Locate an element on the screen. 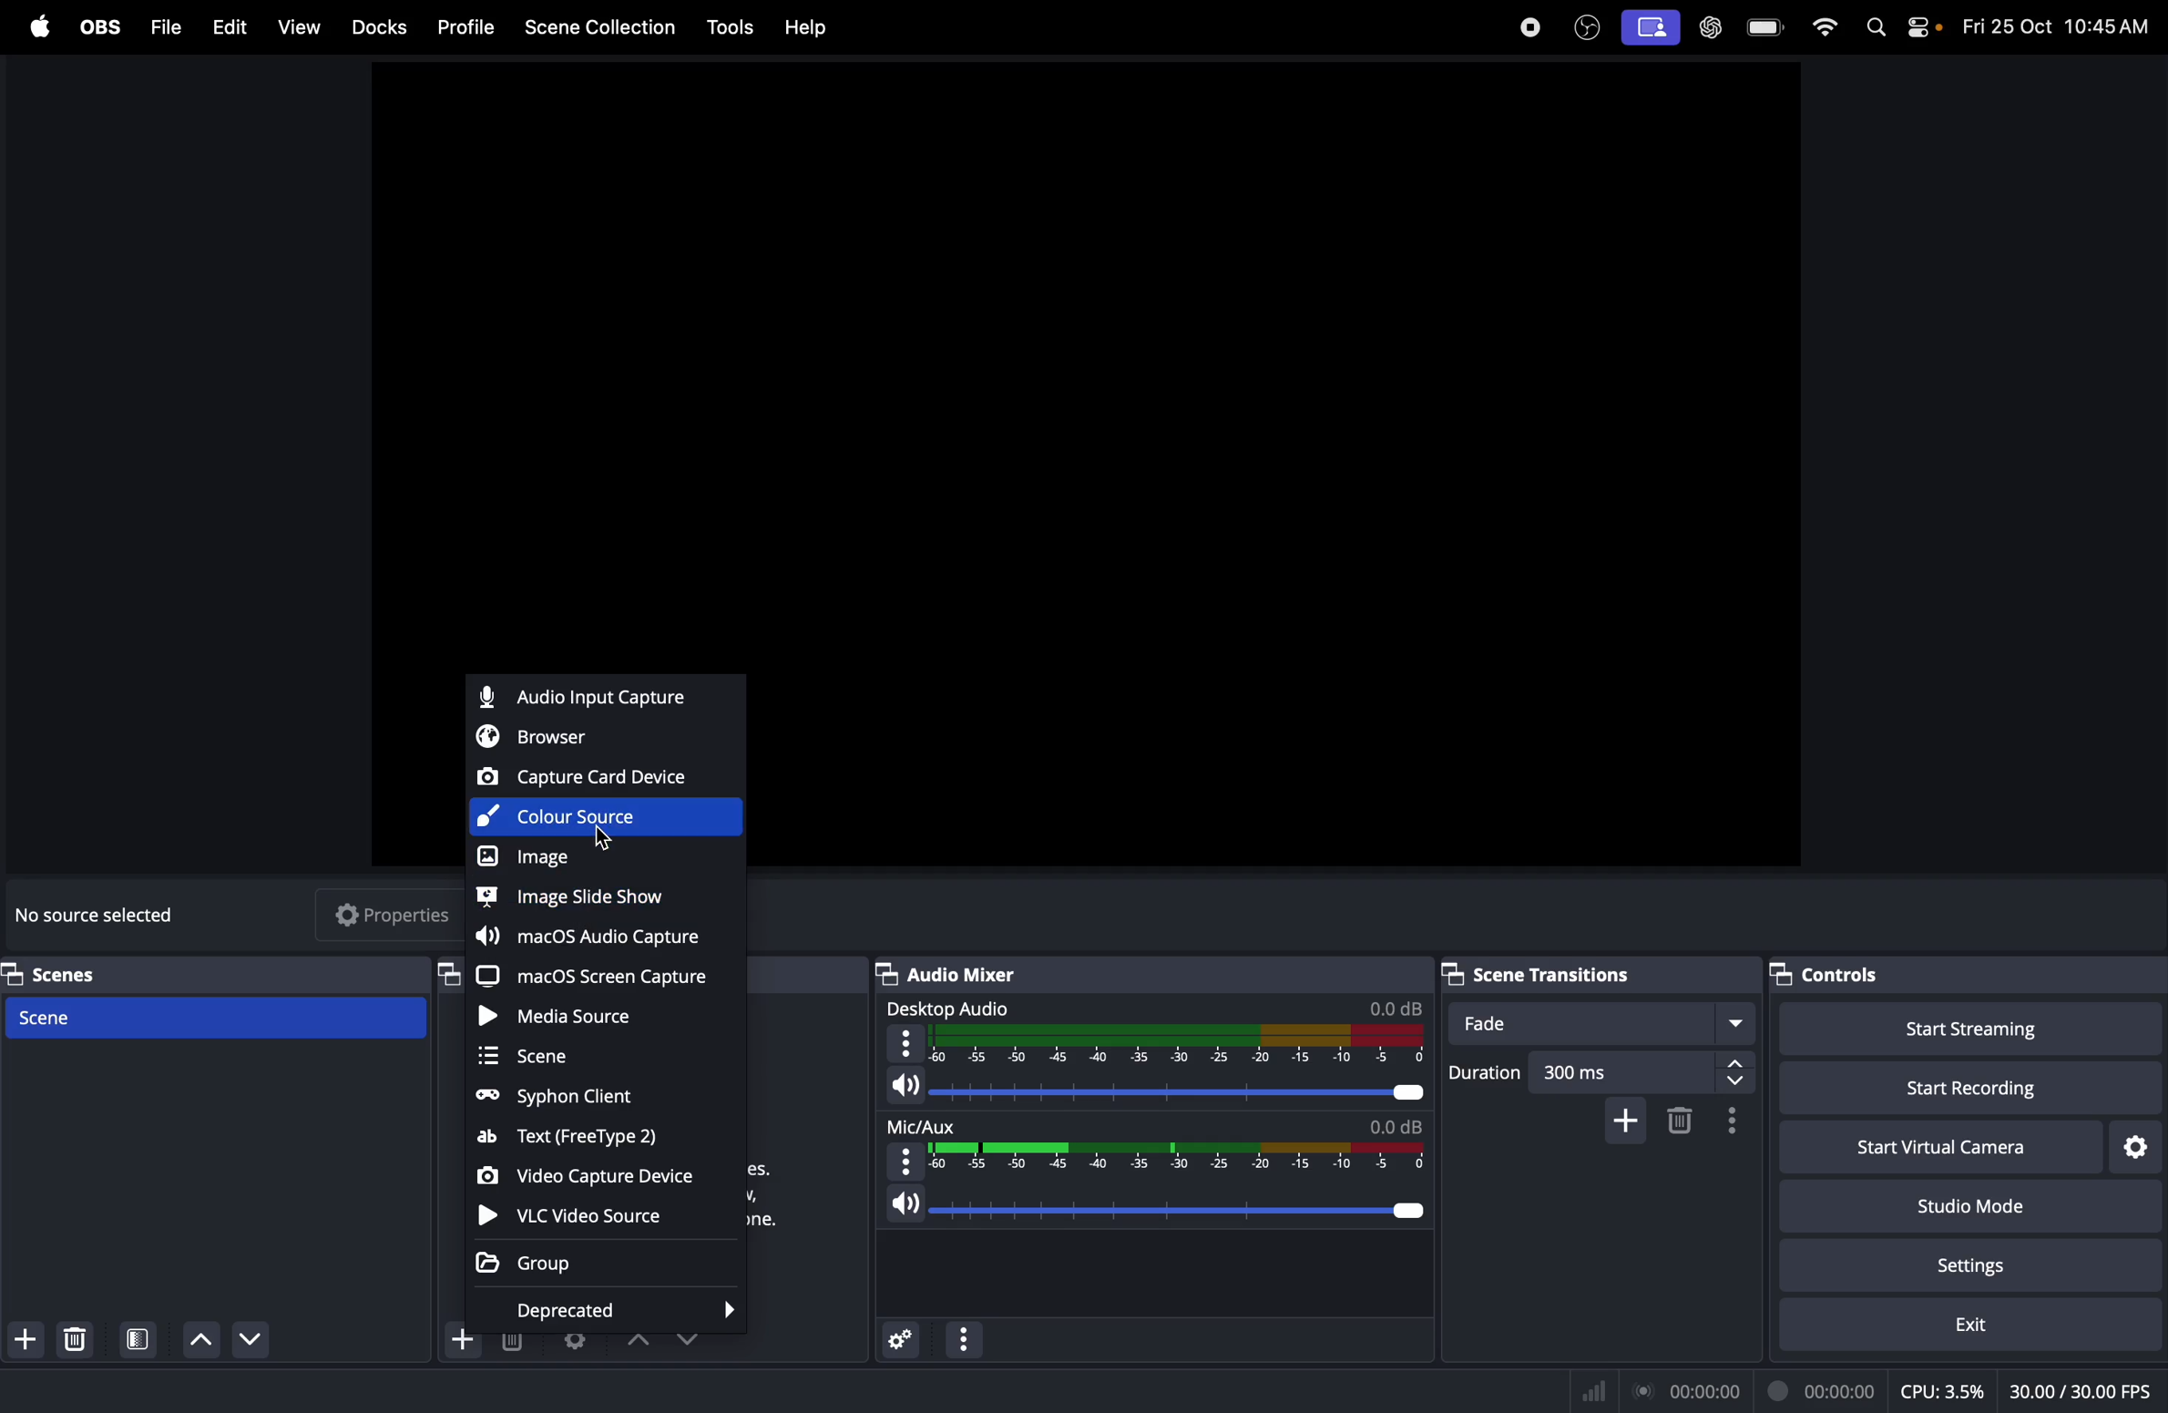  Capture card device is located at coordinates (583, 778).